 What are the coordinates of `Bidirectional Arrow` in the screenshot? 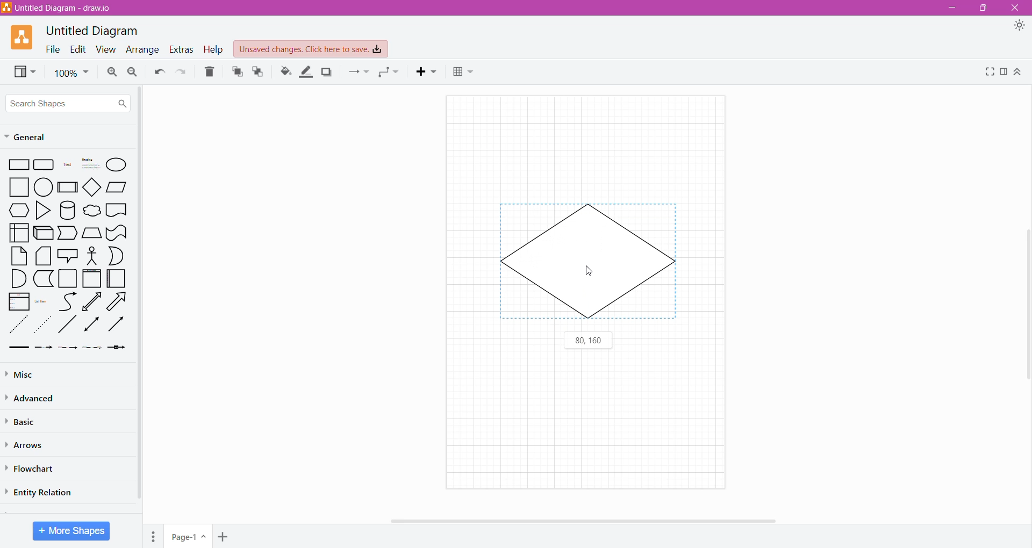 It's located at (92, 301).